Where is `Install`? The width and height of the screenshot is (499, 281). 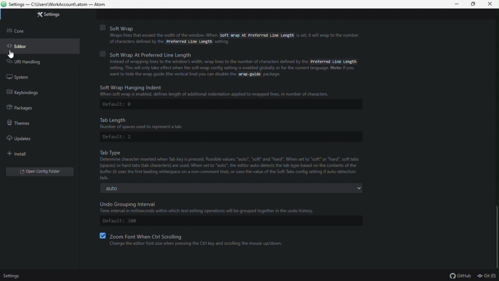
Install is located at coordinates (28, 154).